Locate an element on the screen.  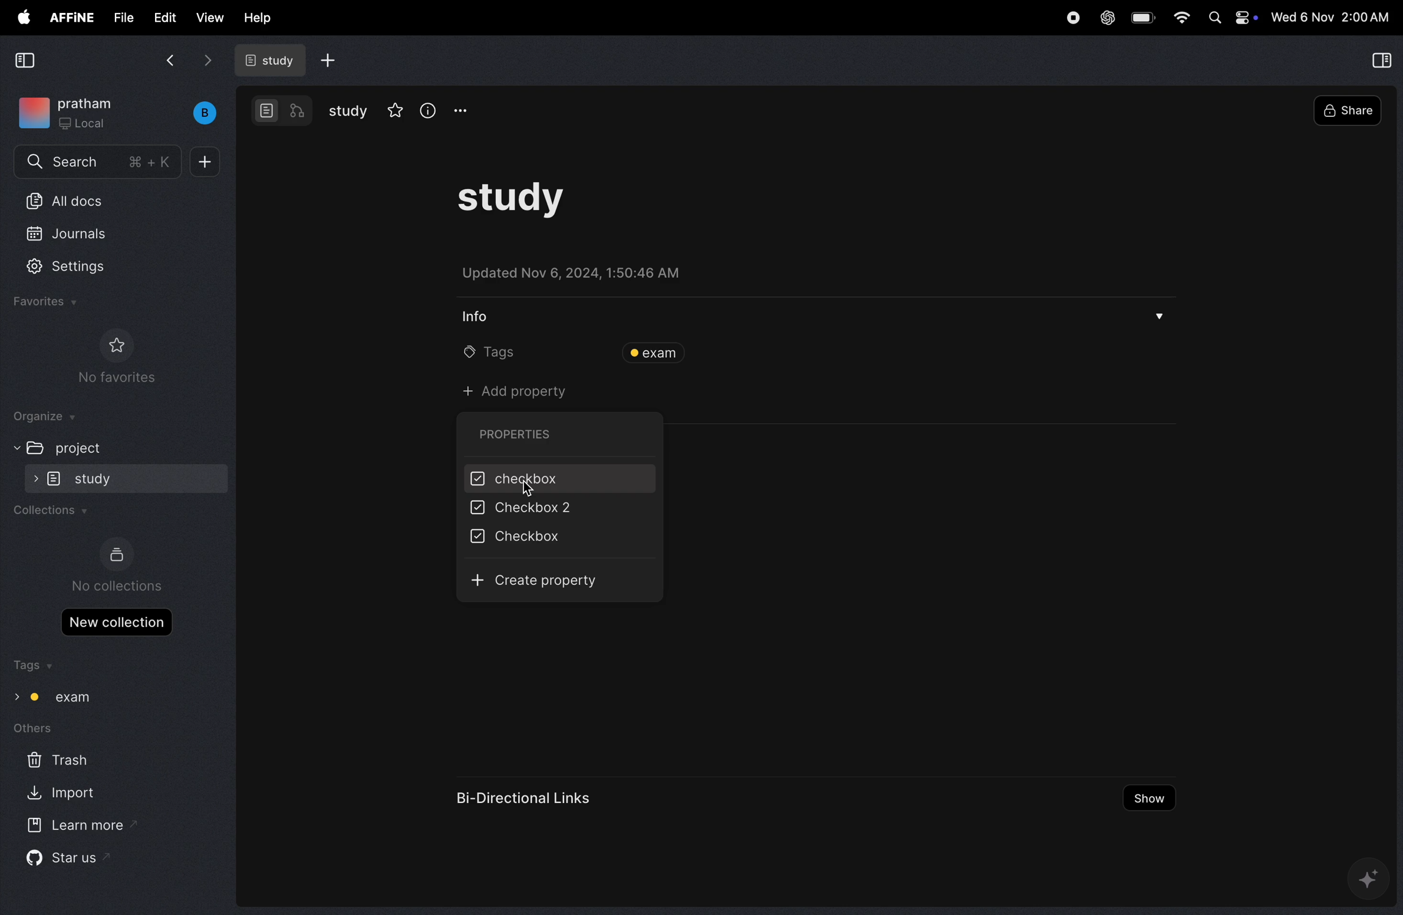
no favourites is located at coordinates (123, 356).